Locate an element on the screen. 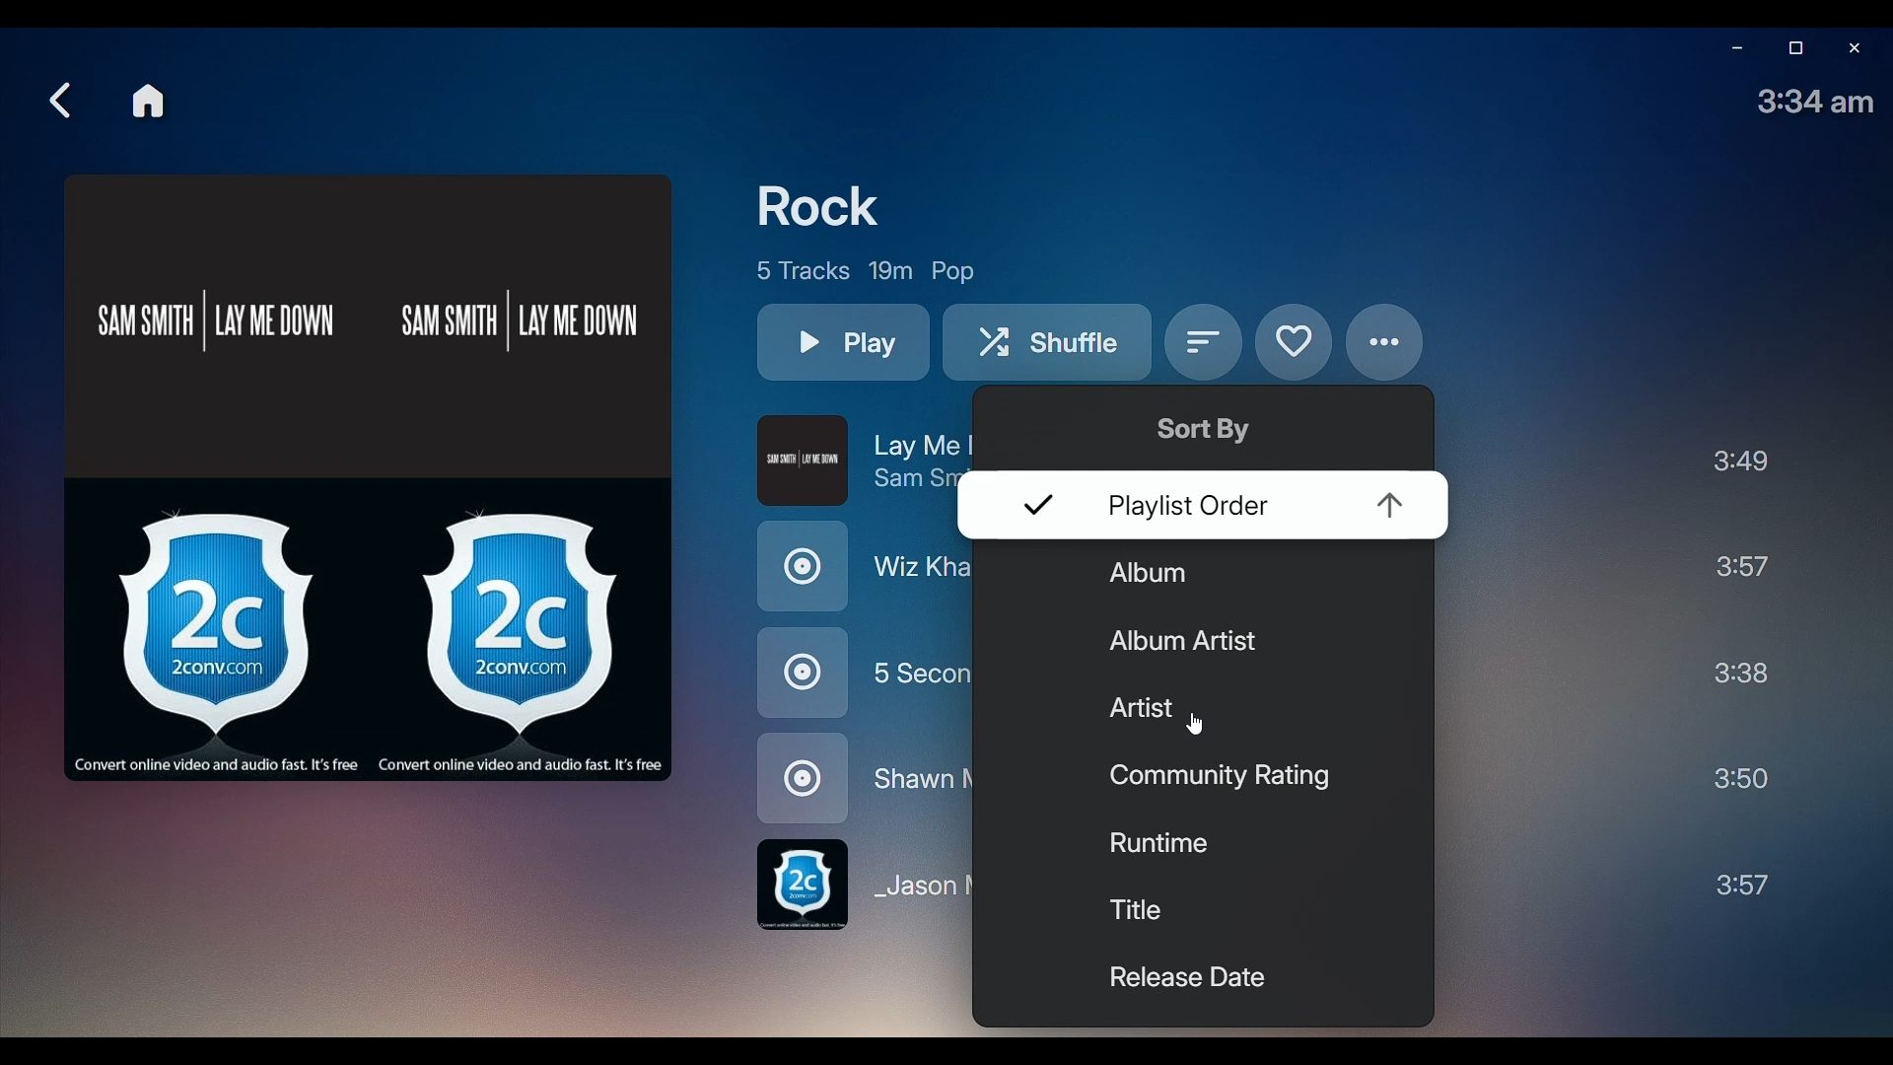  cursor is located at coordinates (1200, 726).